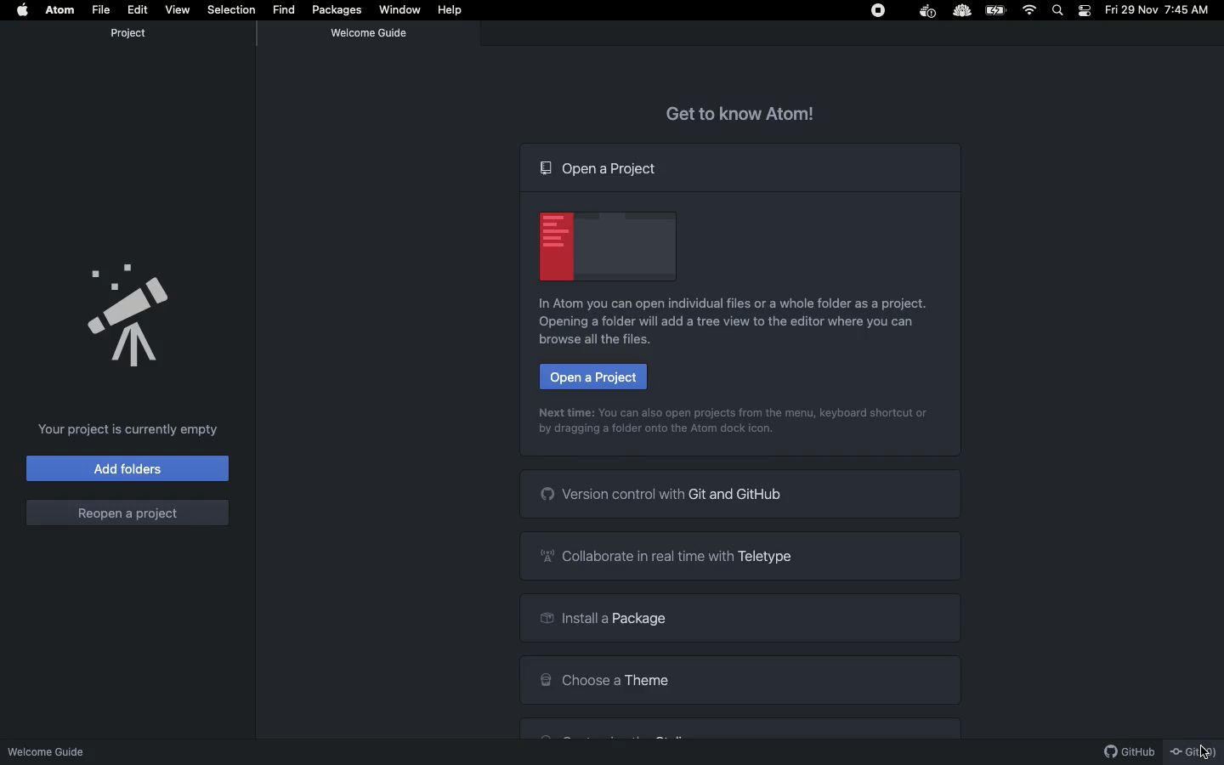 The image size is (1224, 765). I want to click on Add folders, so click(127, 469).